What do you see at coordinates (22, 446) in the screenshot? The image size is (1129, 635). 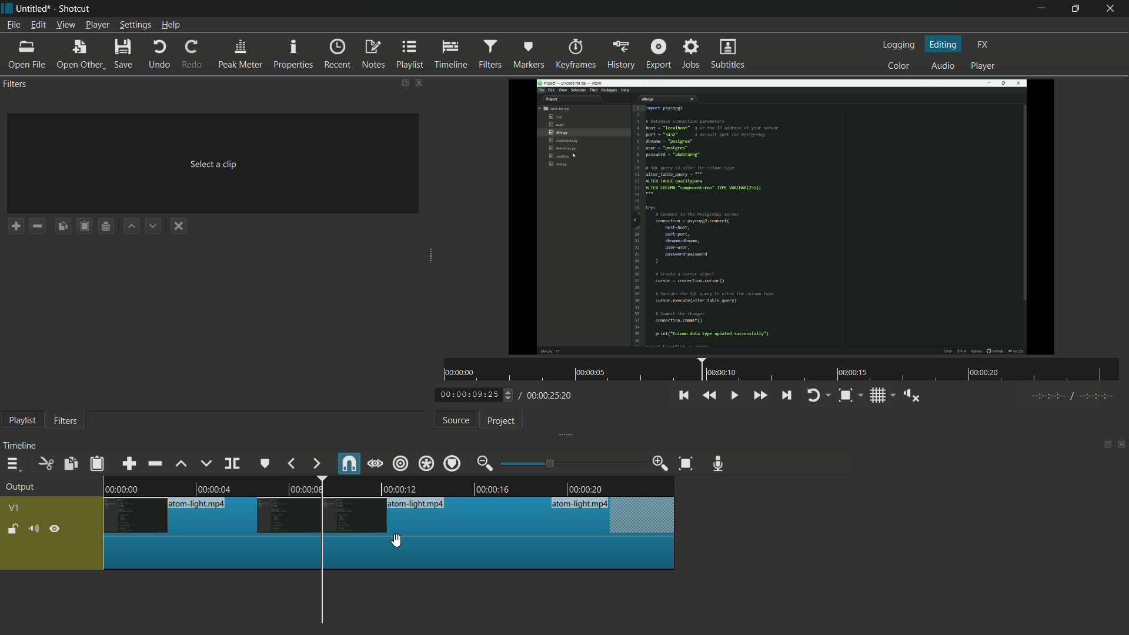 I see `timeline` at bounding box center [22, 446].